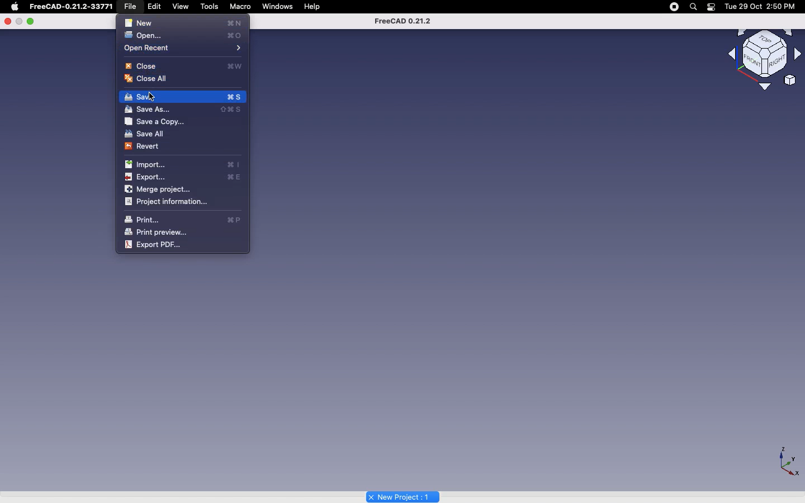 Image resolution: width=805 pixels, height=503 pixels. I want to click on Open recent, so click(184, 49).